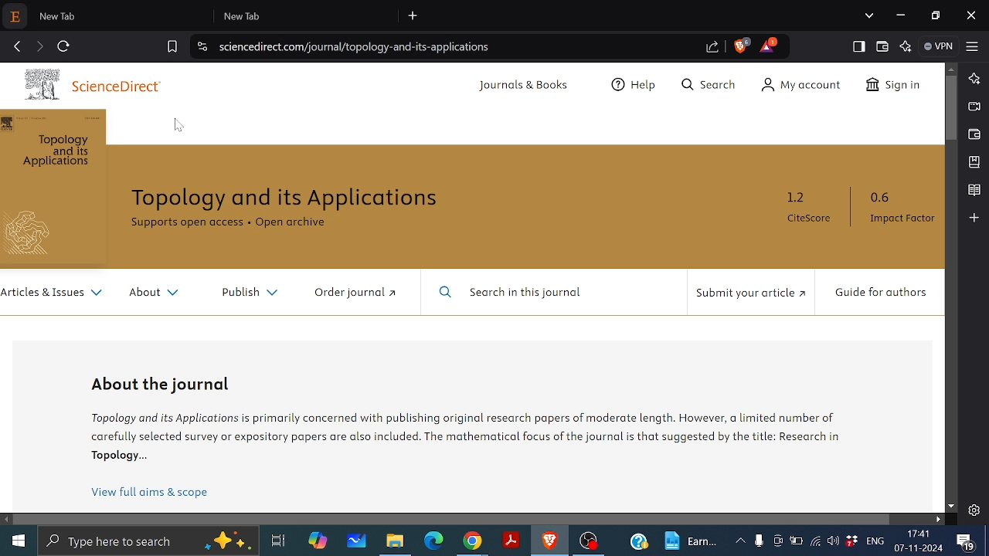  What do you see at coordinates (509, 541) in the screenshot?
I see `Adobe` at bounding box center [509, 541].